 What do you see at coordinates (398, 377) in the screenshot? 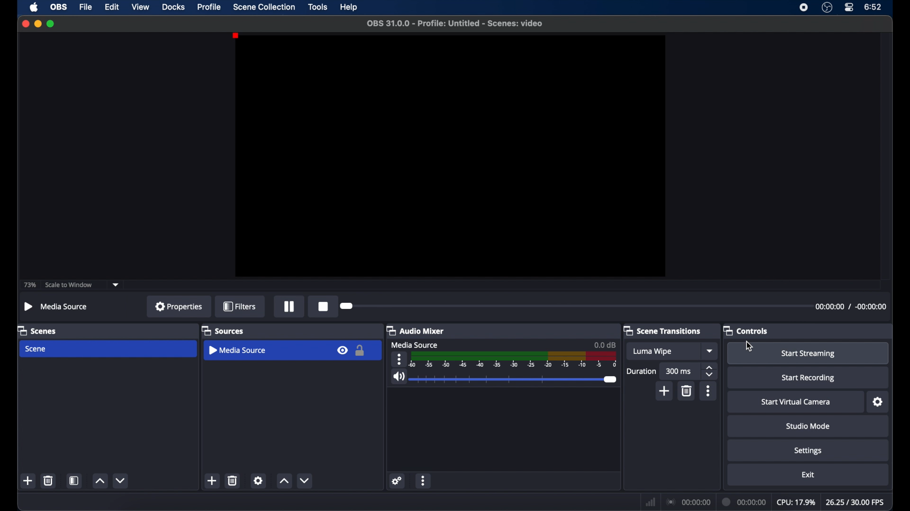
I see `volume` at bounding box center [398, 377].